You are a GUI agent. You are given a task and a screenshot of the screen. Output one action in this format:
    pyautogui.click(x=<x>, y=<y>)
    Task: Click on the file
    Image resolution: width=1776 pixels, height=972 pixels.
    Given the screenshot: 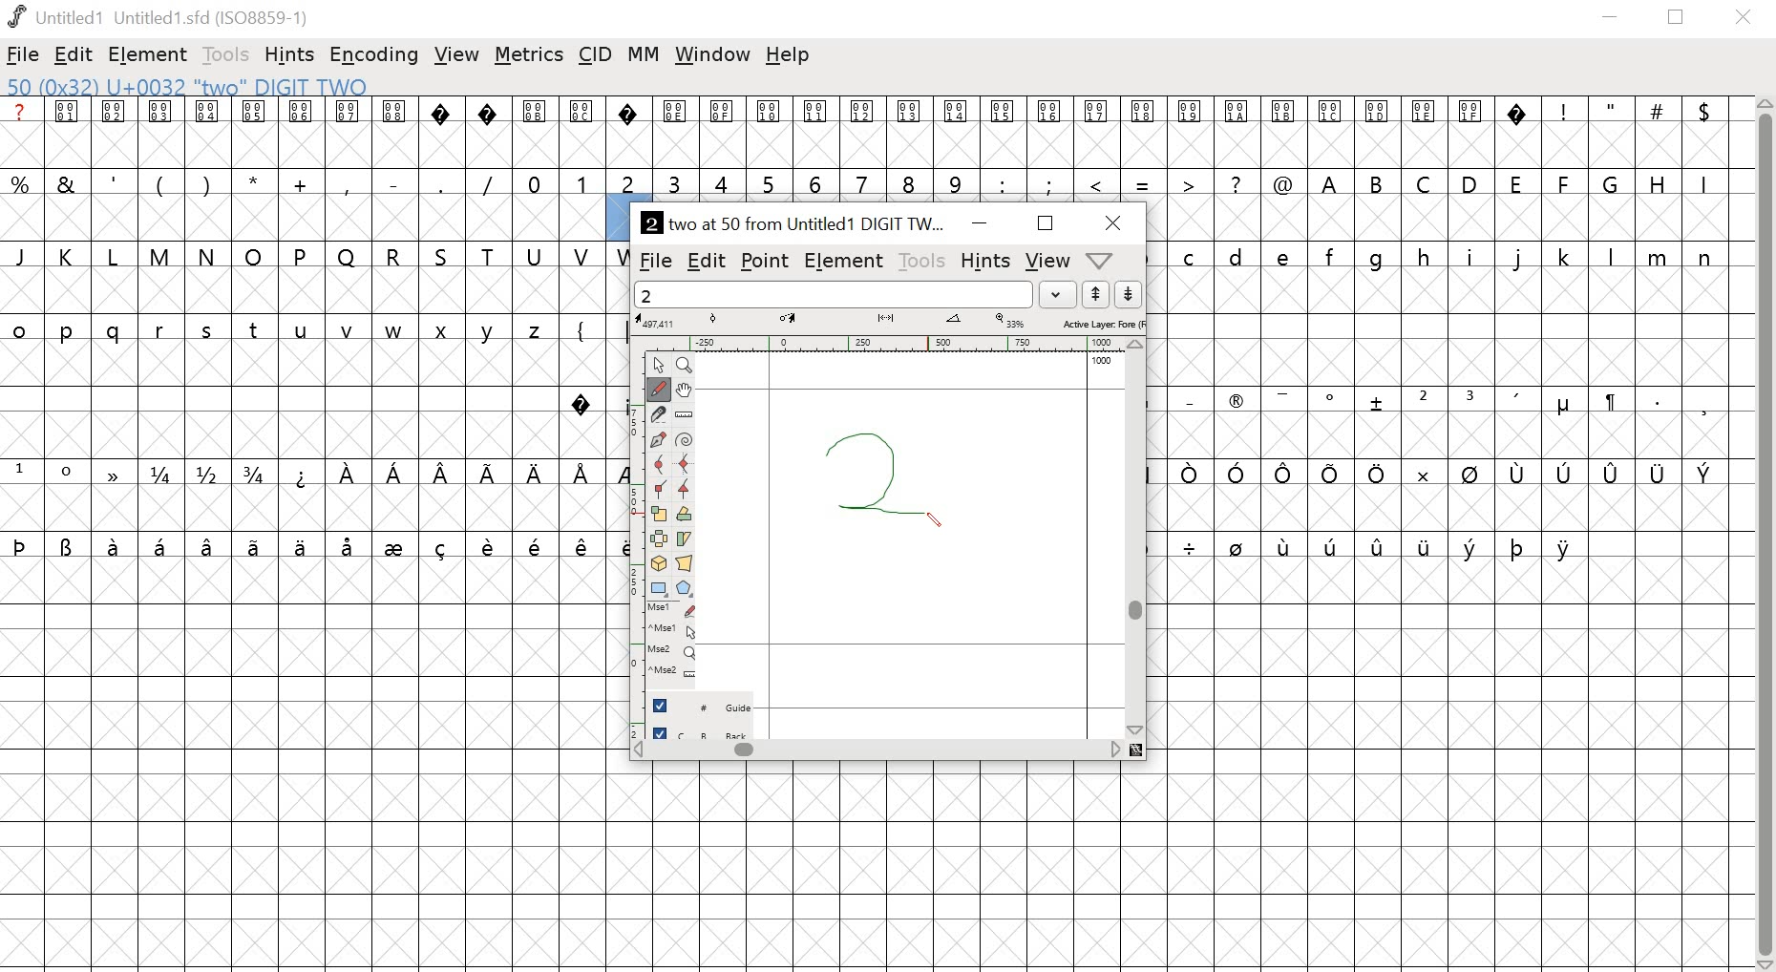 What is the action you would take?
    pyautogui.click(x=25, y=54)
    